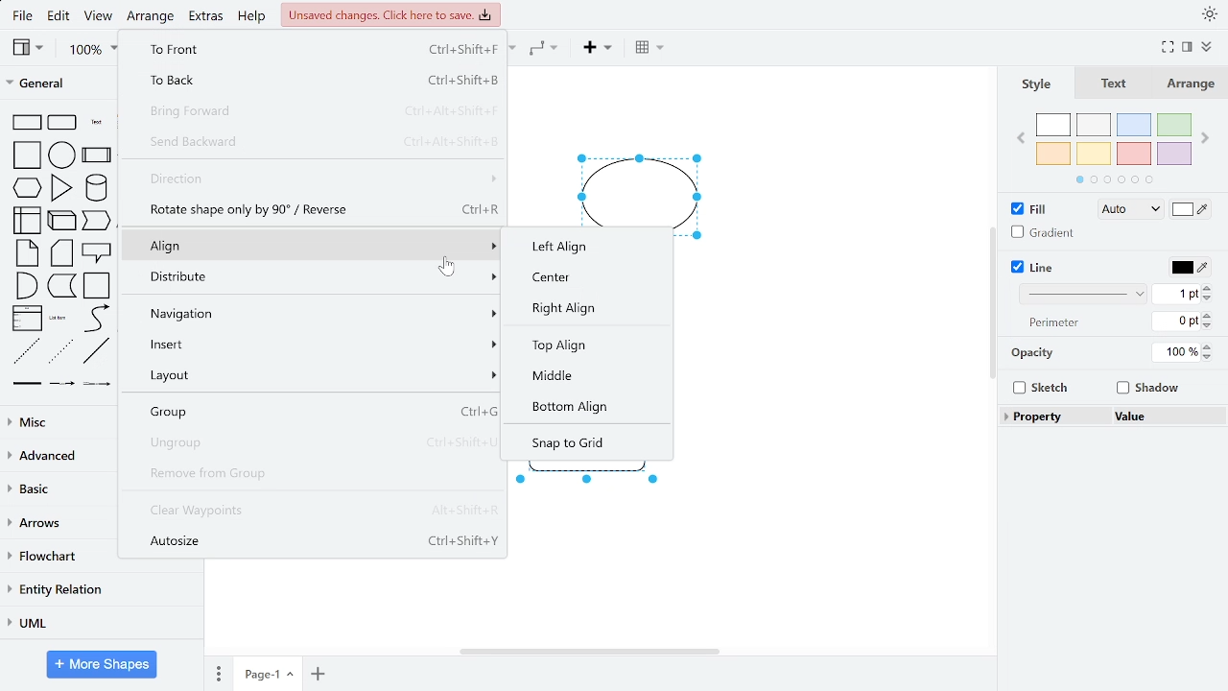 This screenshot has height=691, width=1228. What do you see at coordinates (318, 113) in the screenshot?
I see `Bring forward` at bounding box center [318, 113].